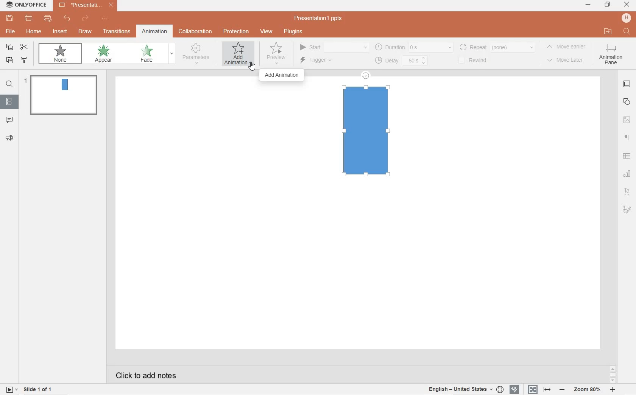  What do you see at coordinates (567, 48) in the screenshot?
I see `move earlier` at bounding box center [567, 48].